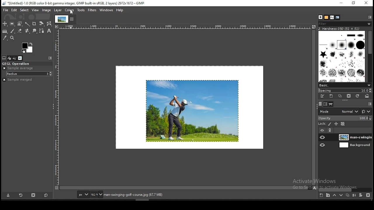  What do you see at coordinates (73, 20) in the screenshot?
I see `close` at bounding box center [73, 20].